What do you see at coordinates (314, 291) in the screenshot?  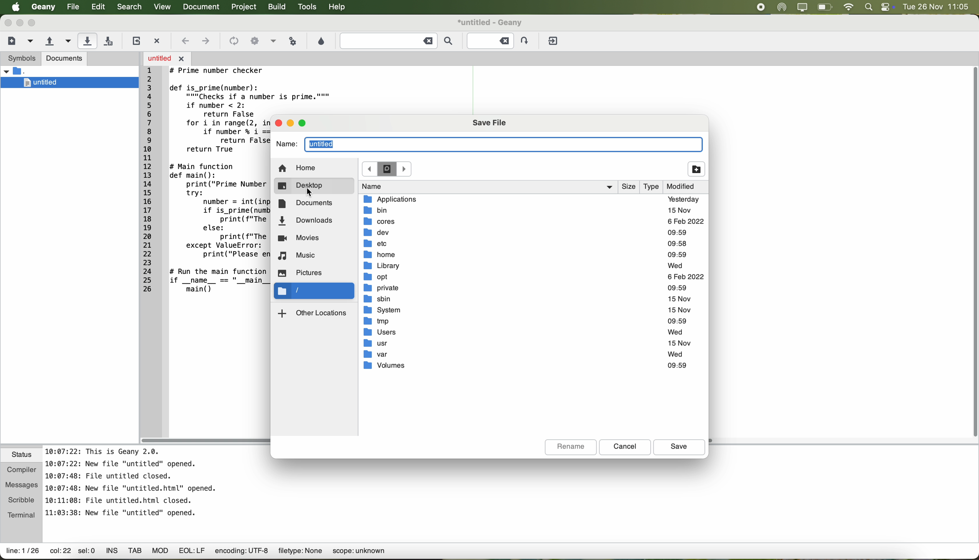 I see `location folder` at bounding box center [314, 291].